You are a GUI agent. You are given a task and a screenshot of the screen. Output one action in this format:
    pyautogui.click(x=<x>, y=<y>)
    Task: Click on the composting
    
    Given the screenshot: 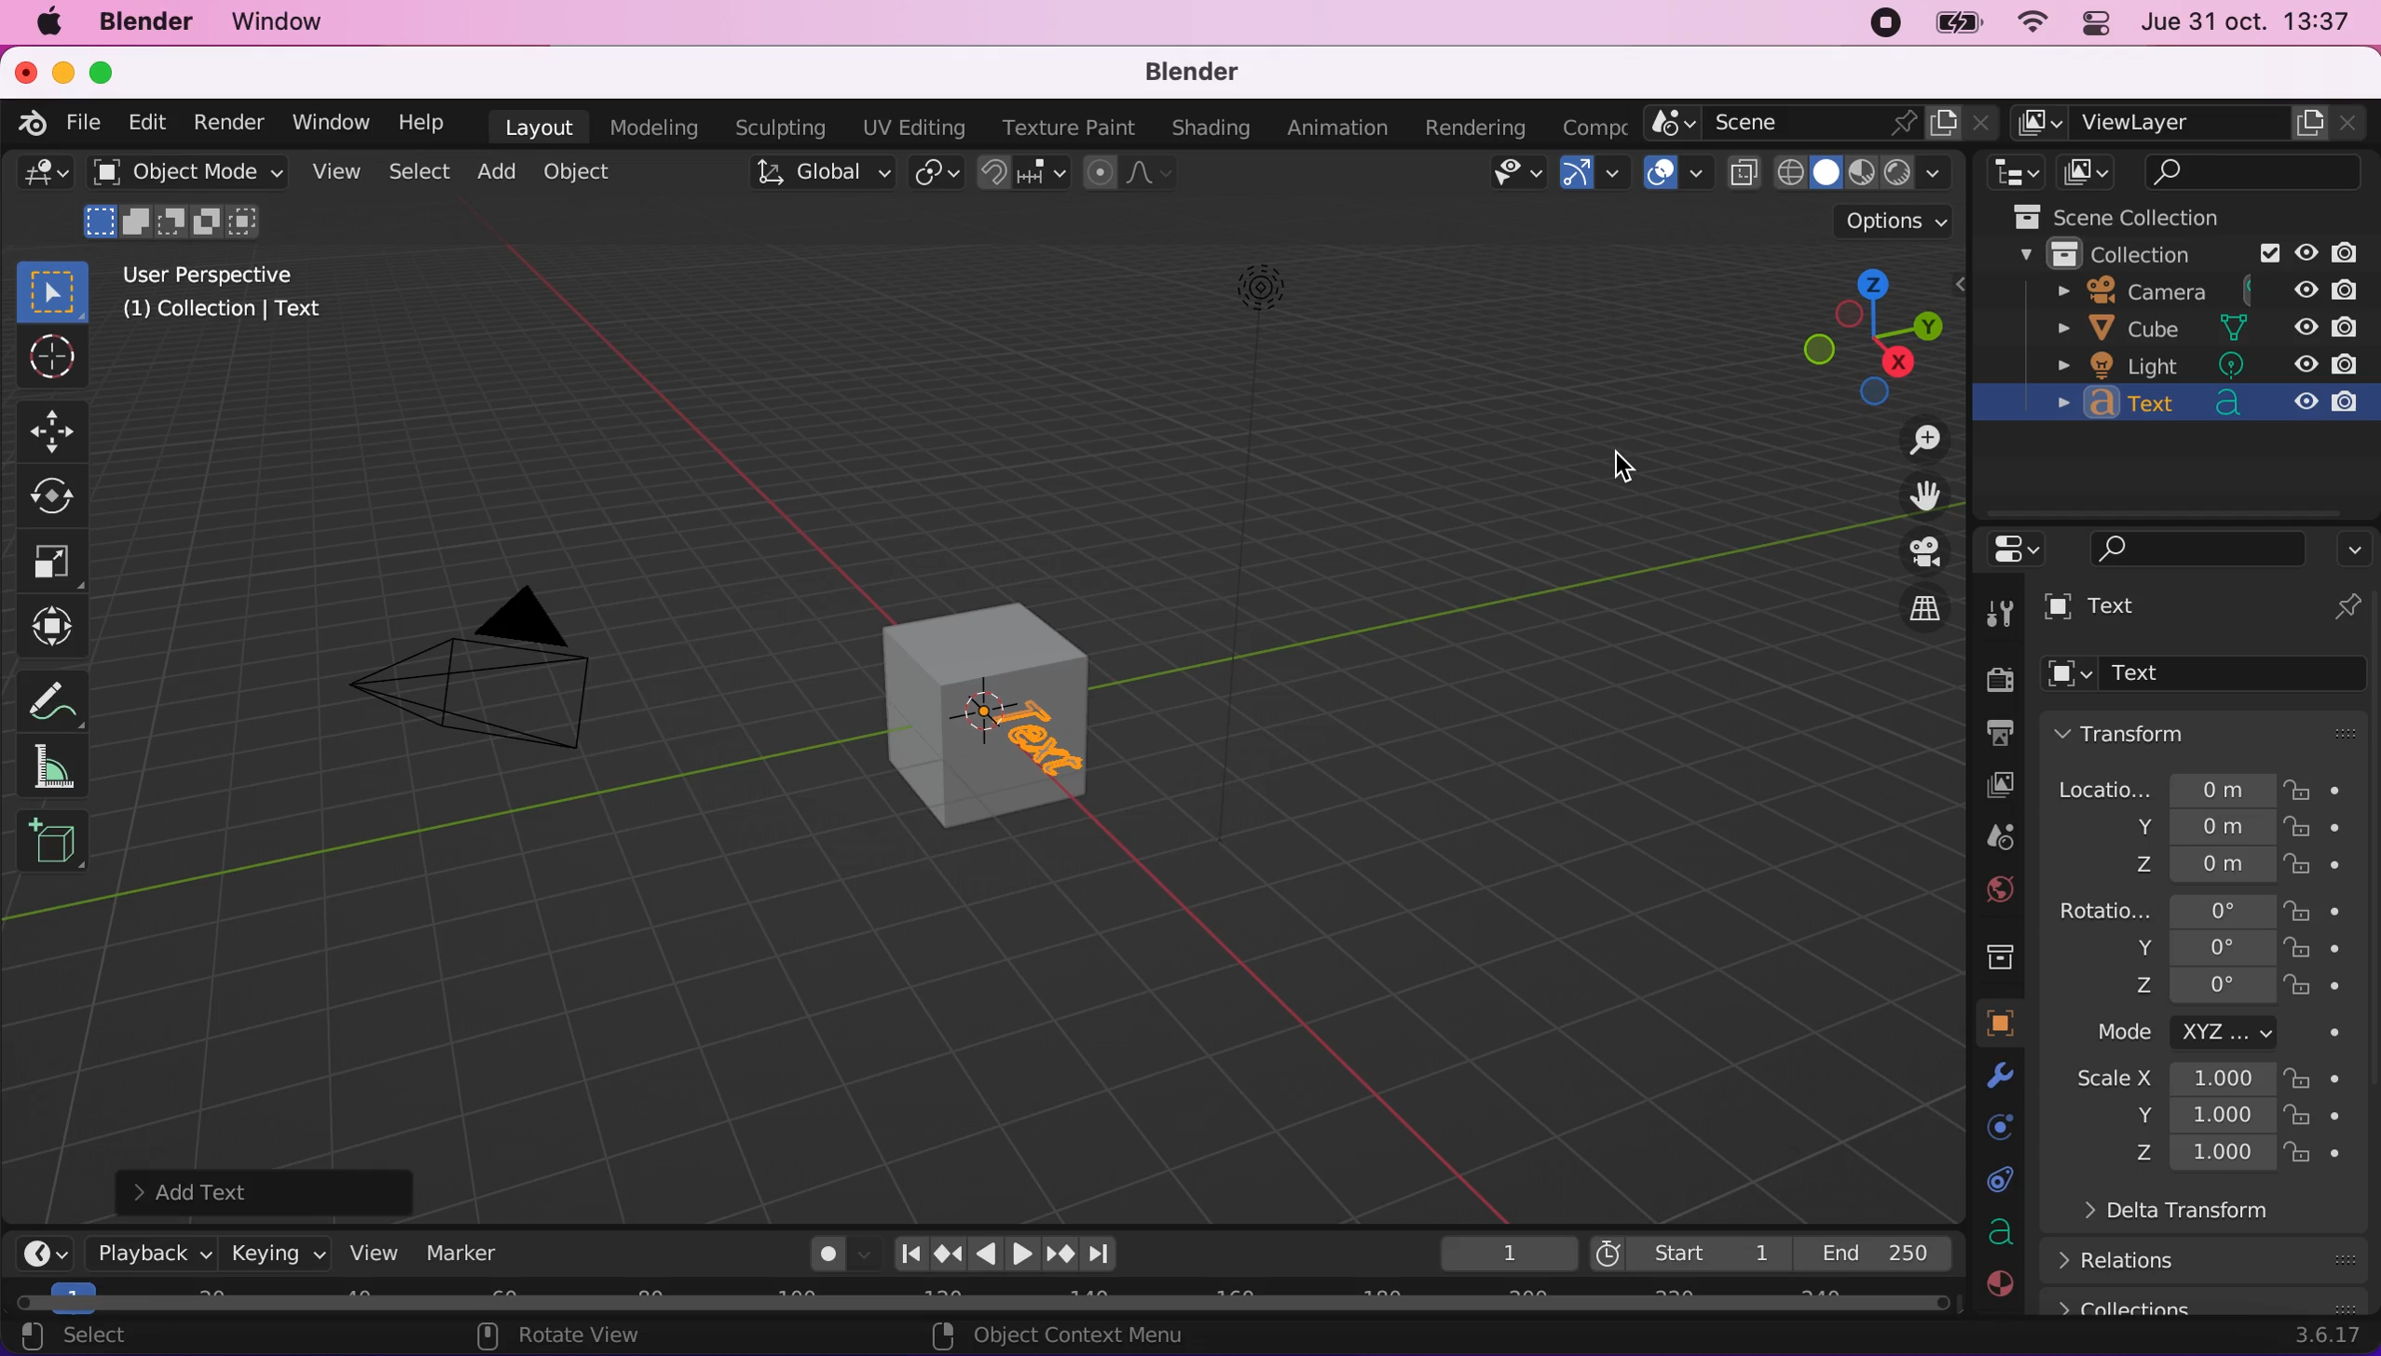 What is the action you would take?
    pyautogui.click(x=1598, y=125)
    